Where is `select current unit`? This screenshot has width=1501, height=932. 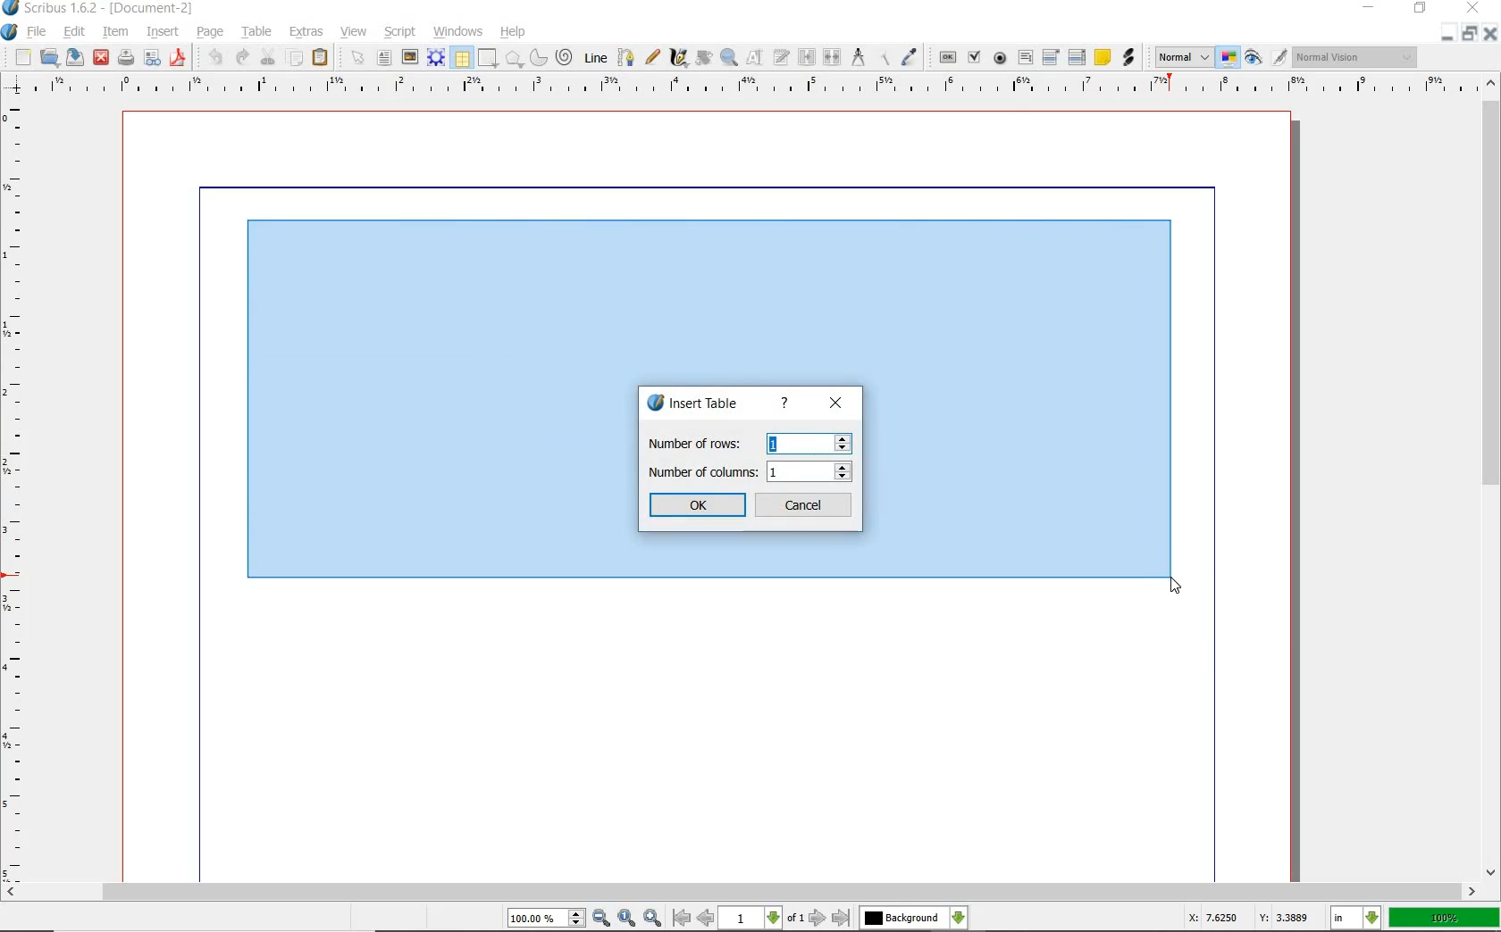
select current unit is located at coordinates (1358, 920).